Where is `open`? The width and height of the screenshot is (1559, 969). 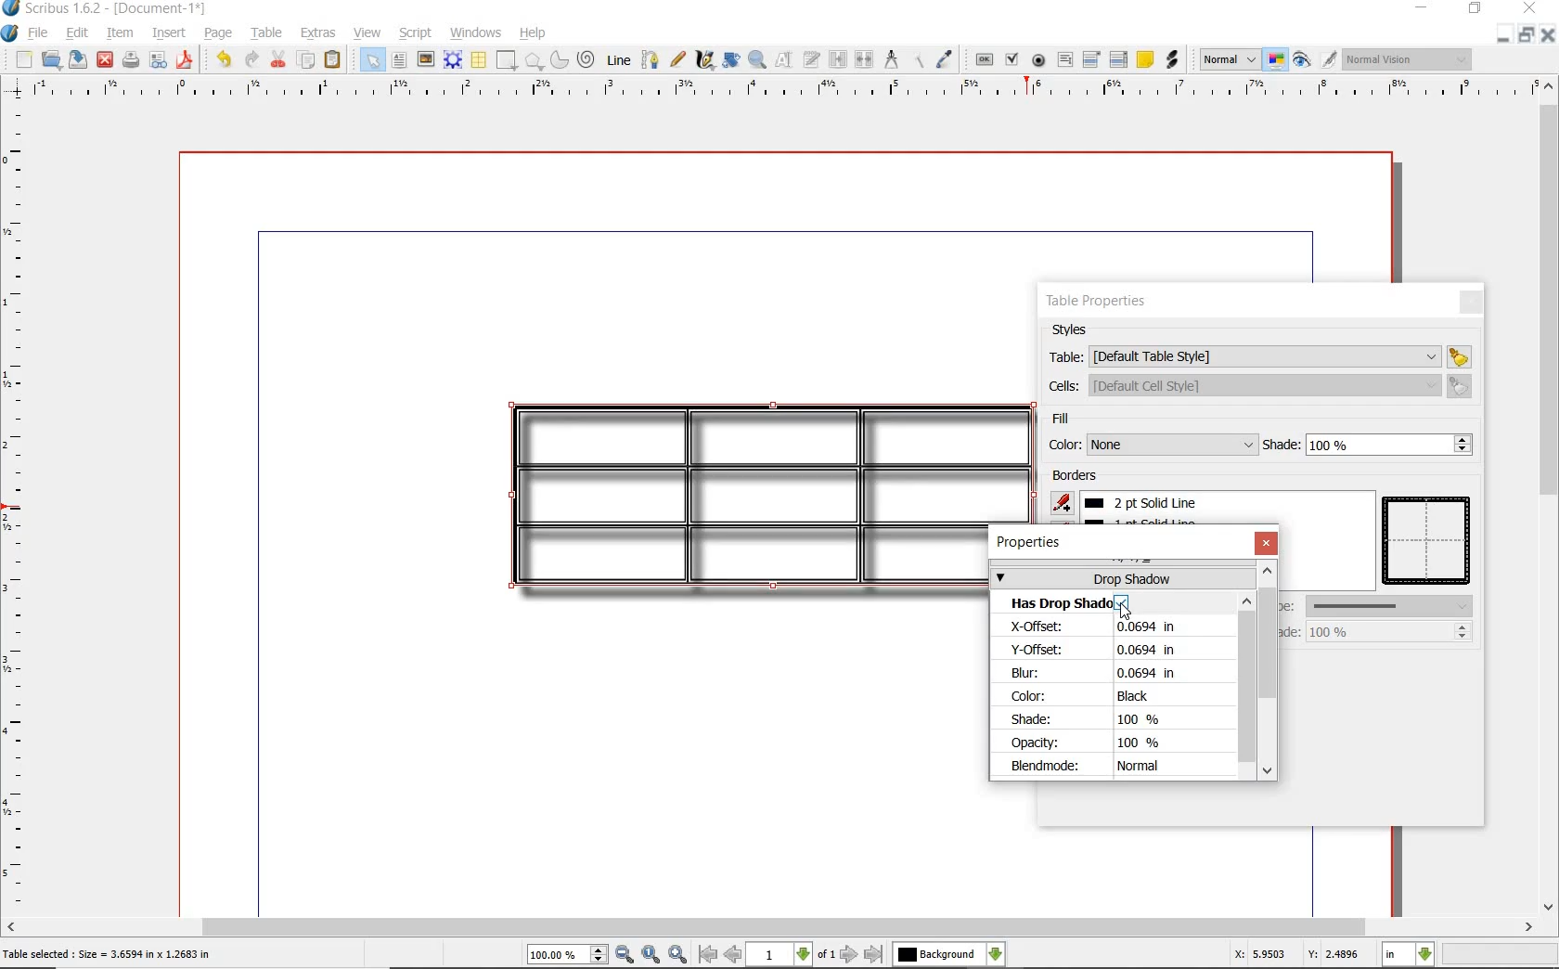 open is located at coordinates (49, 58).